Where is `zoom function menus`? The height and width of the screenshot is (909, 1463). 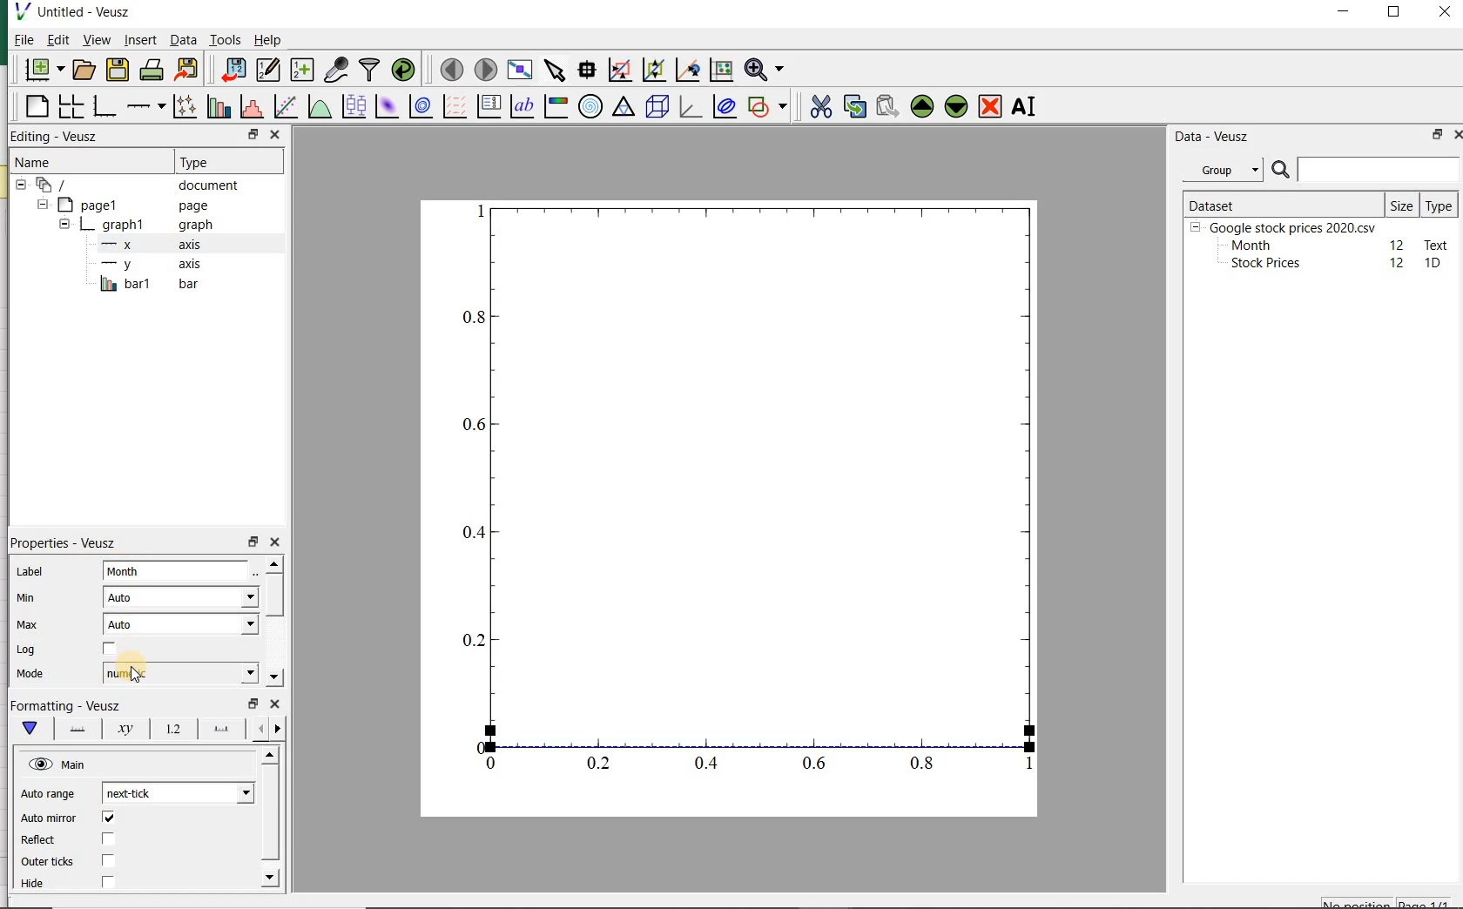
zoom function menus is located at coordinates (767, 71).